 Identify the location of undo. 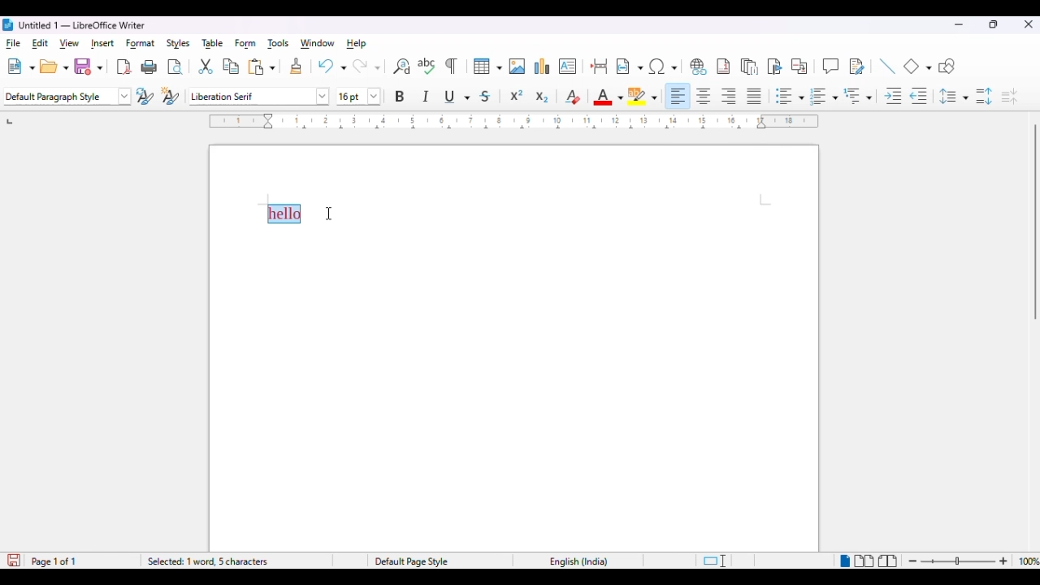
(331, 66).